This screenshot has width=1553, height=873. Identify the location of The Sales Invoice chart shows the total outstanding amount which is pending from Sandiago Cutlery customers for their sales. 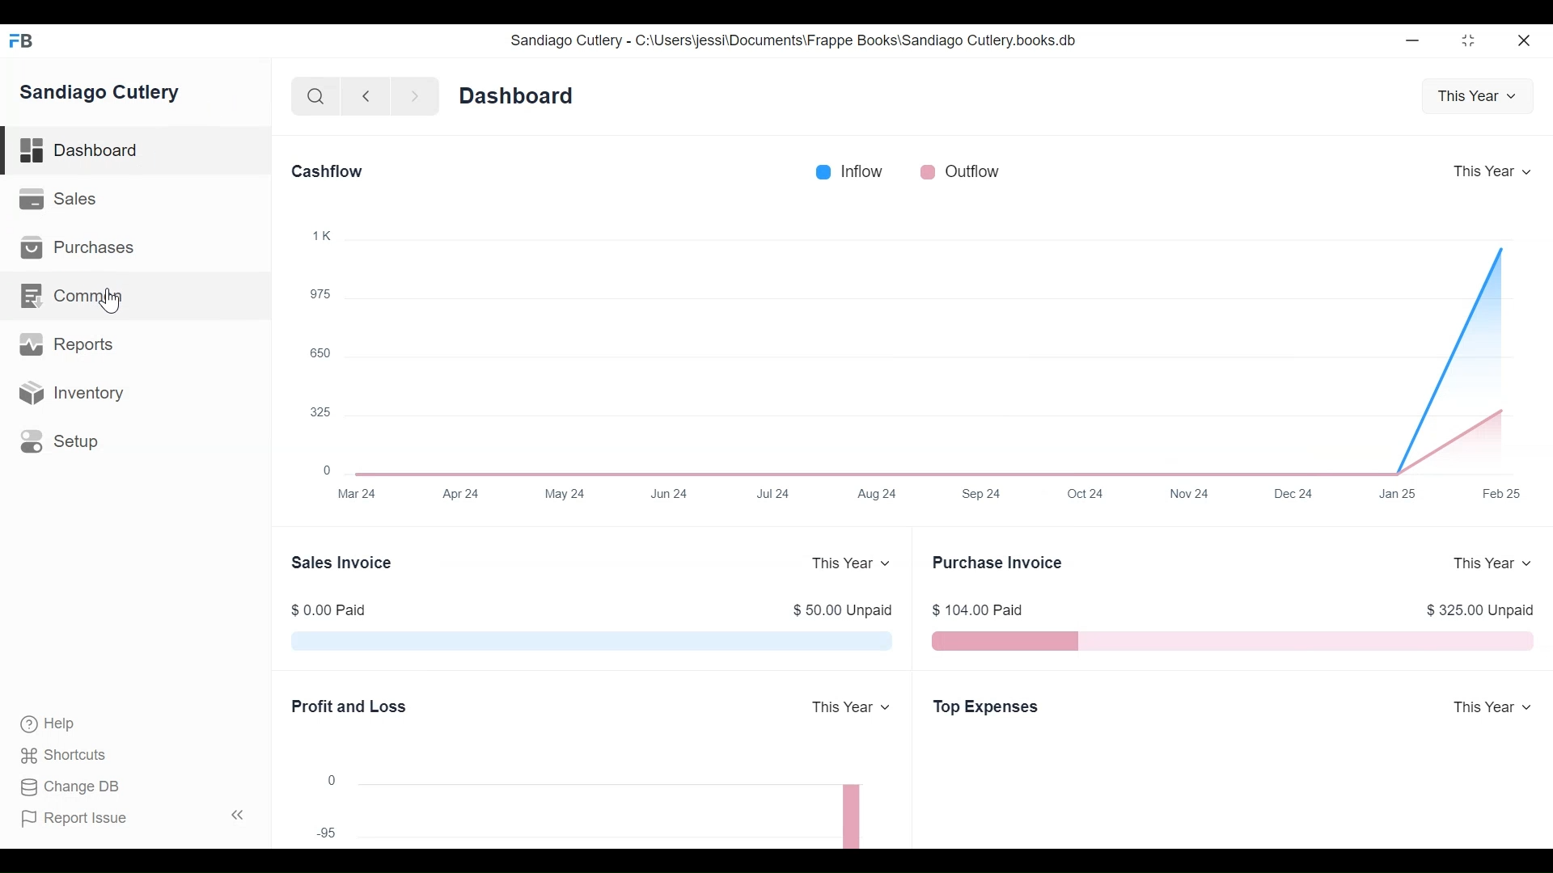
(588, 643).